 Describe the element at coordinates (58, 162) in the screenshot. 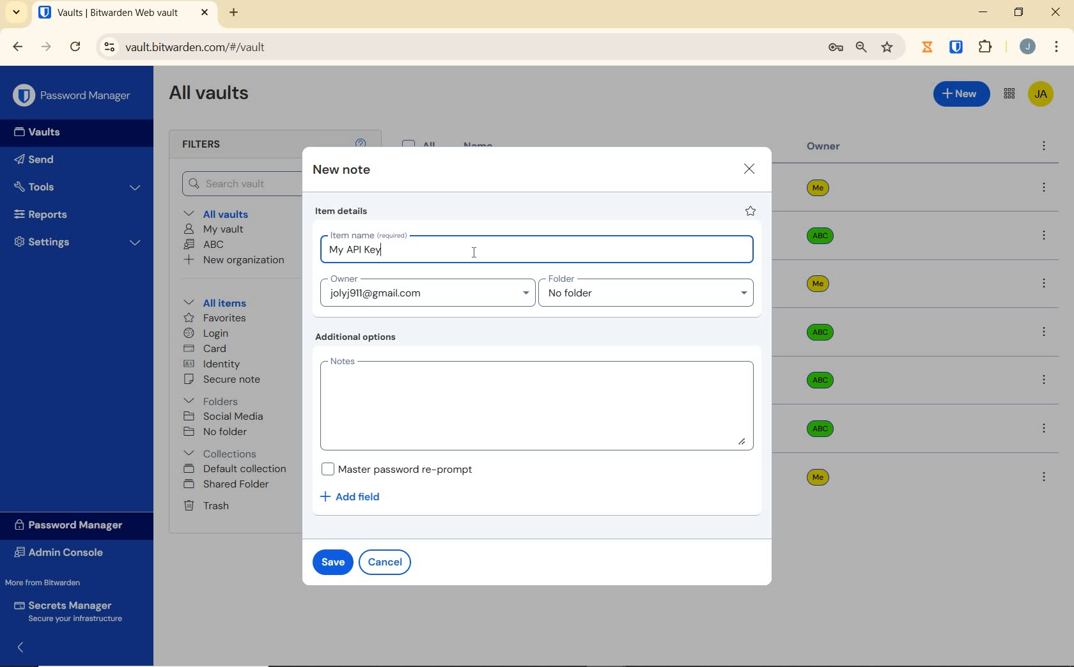

I see `Send` at that location.